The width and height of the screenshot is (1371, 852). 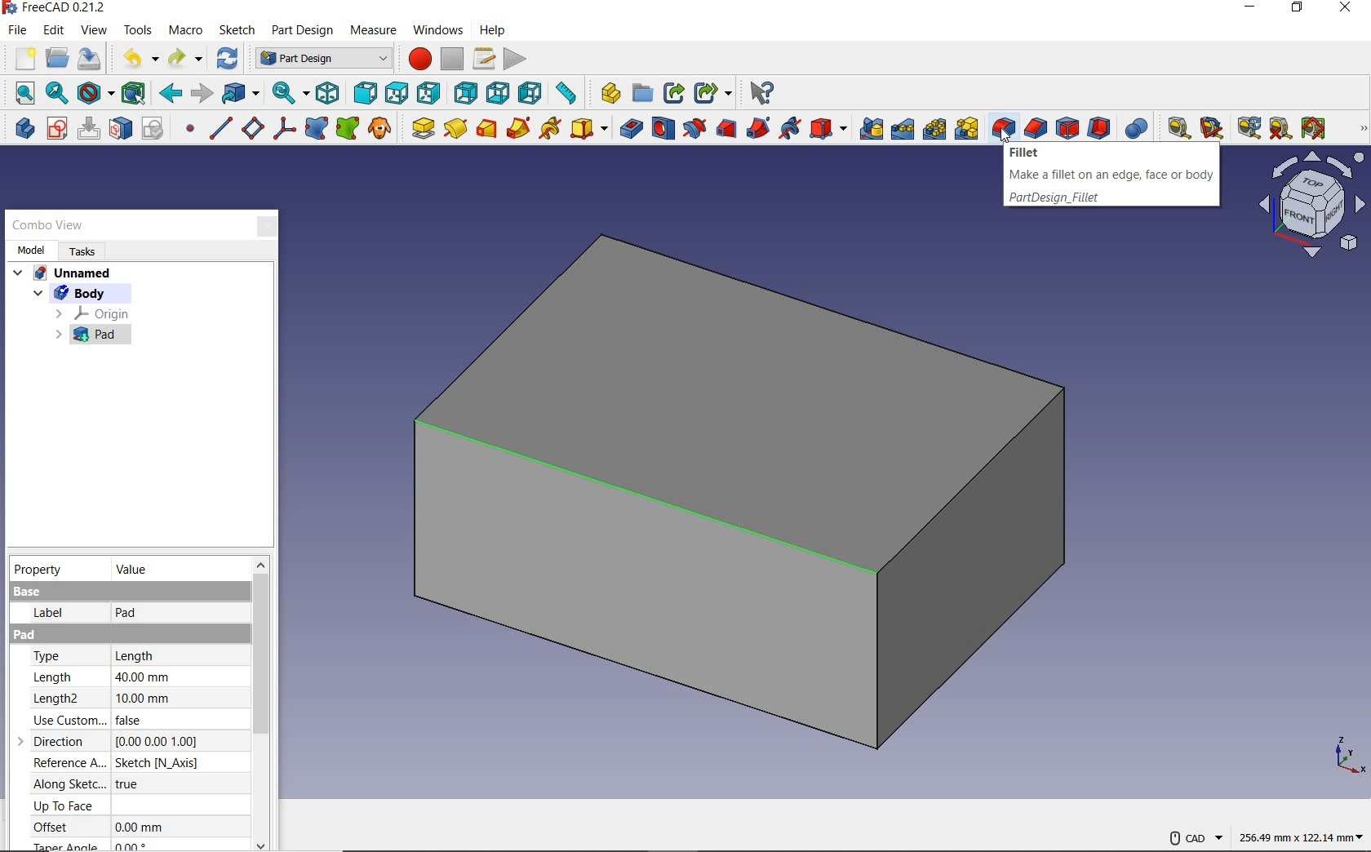 I want to click on create a datum plane, so click(x=251, y=128).